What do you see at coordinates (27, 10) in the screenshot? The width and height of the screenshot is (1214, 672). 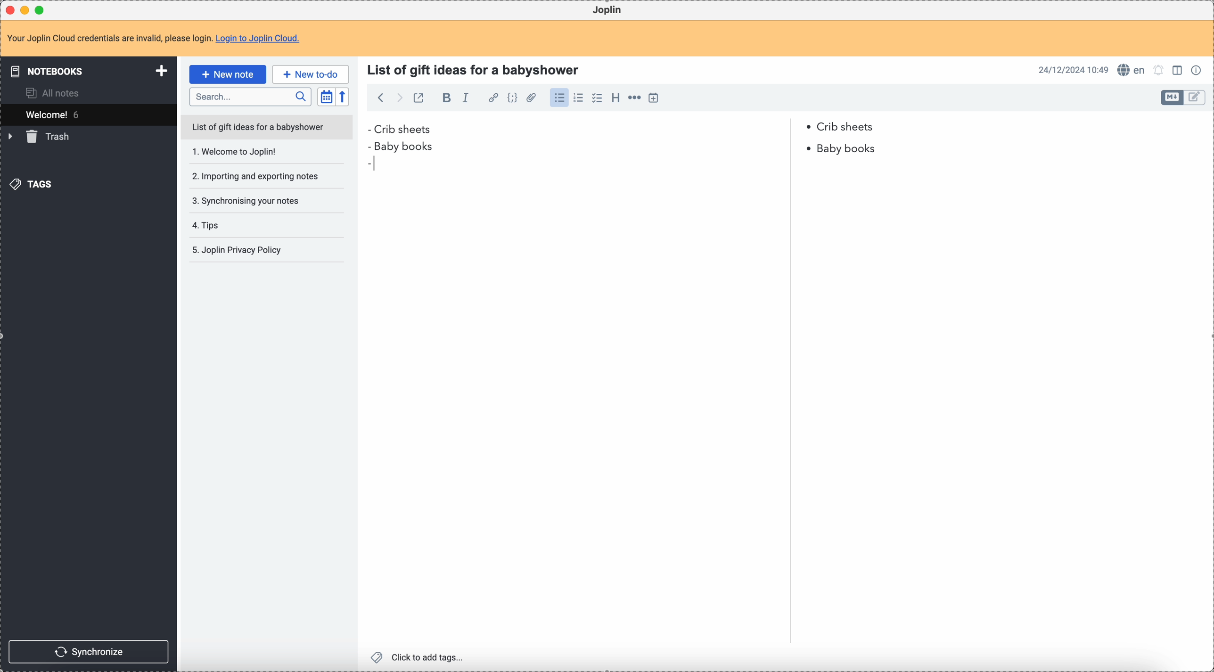 I see `minimize Joplin` at bounding box center [27, 10].